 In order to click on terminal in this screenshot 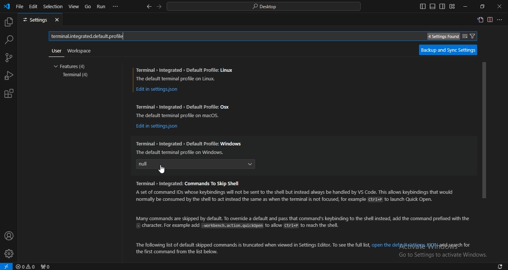, I will do `click(77, 75)`.